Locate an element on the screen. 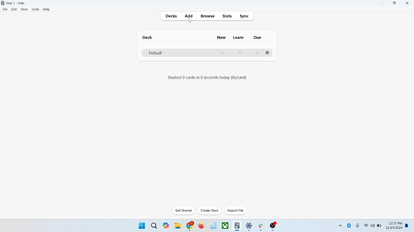 The height and width of the screenshot is (232, 414). deck is located at coordinates (148, 37).